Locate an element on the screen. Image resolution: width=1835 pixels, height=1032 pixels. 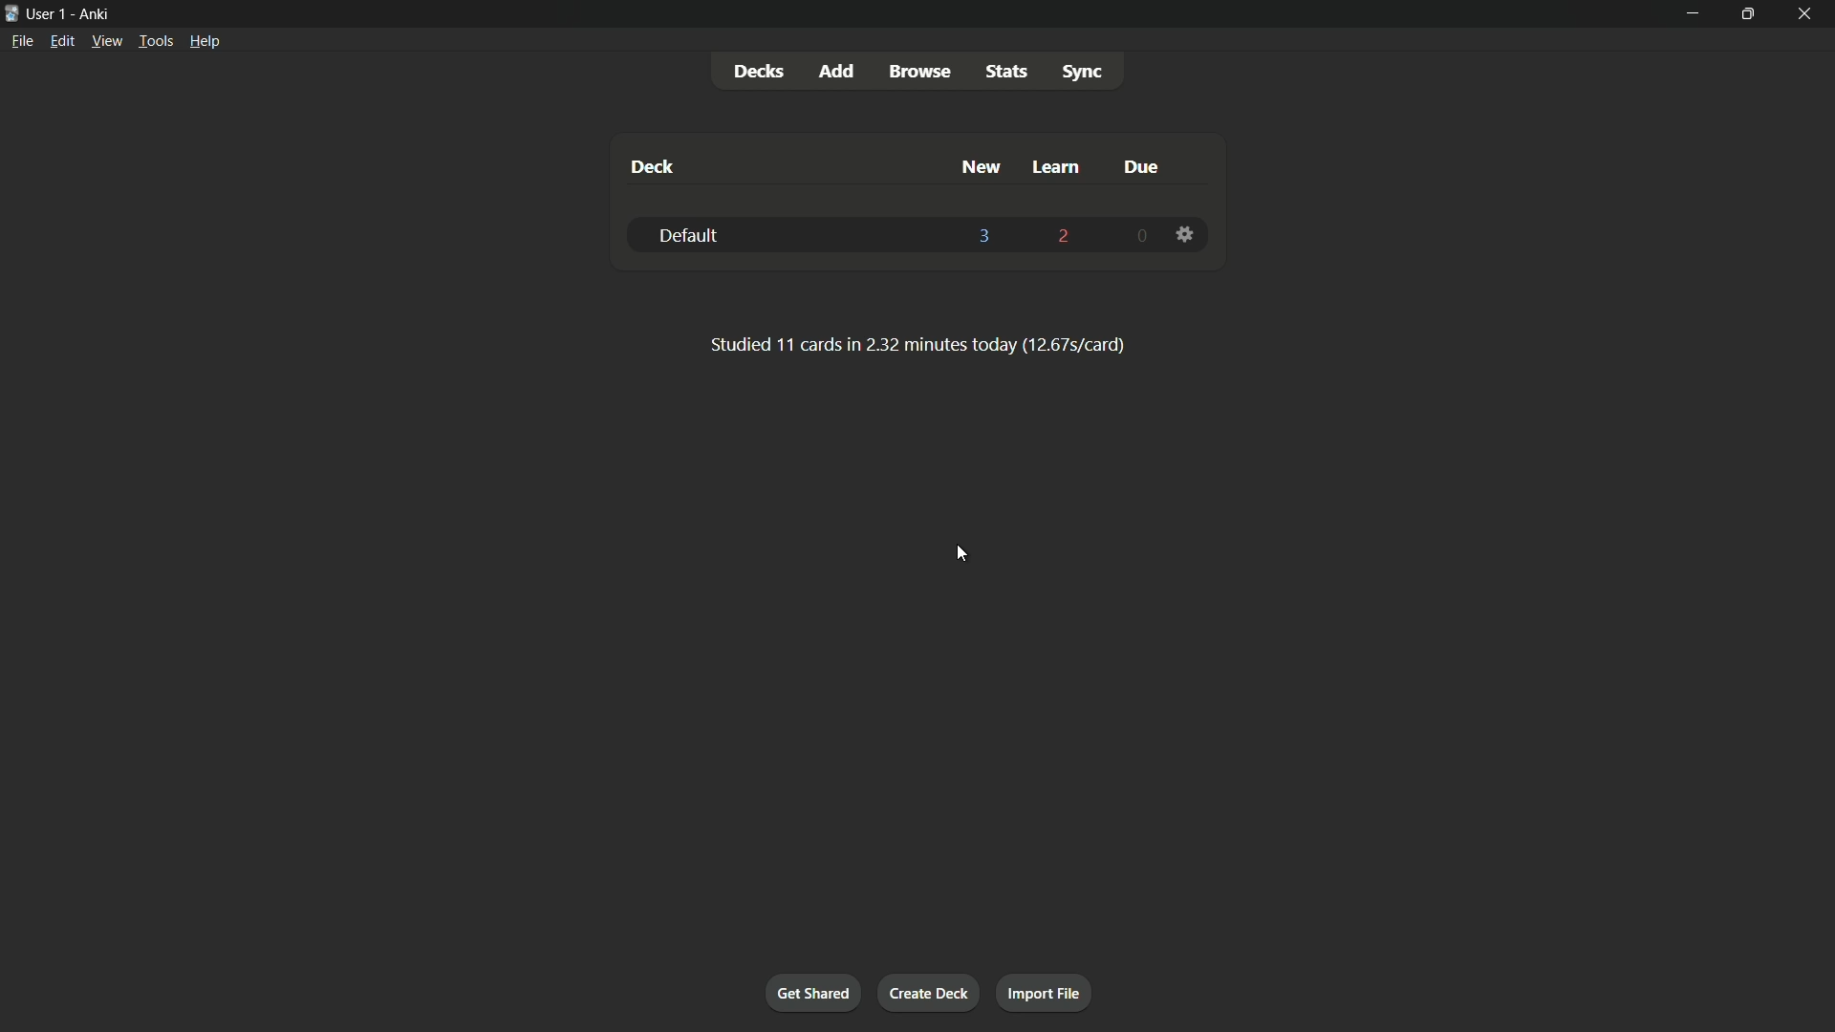
file menu is located at coordinates (23, 40).